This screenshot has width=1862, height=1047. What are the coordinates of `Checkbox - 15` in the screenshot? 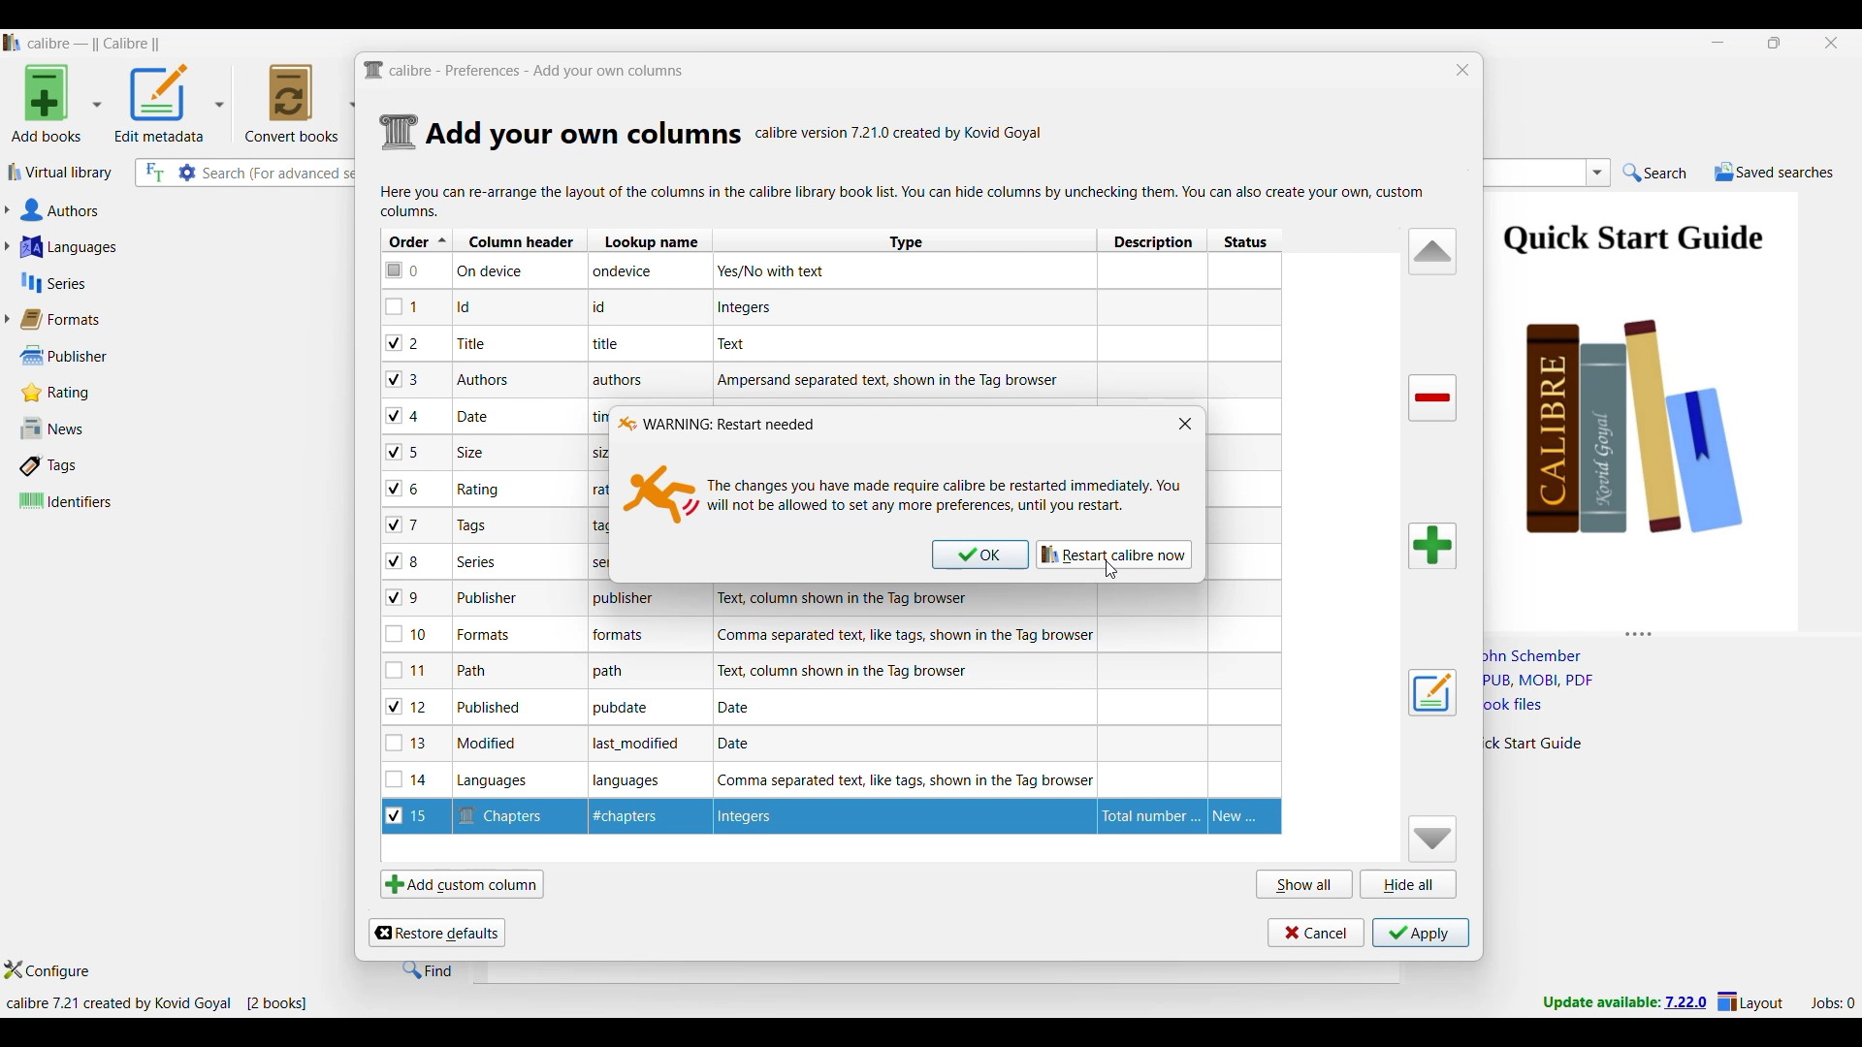 It's located at (412, 818).